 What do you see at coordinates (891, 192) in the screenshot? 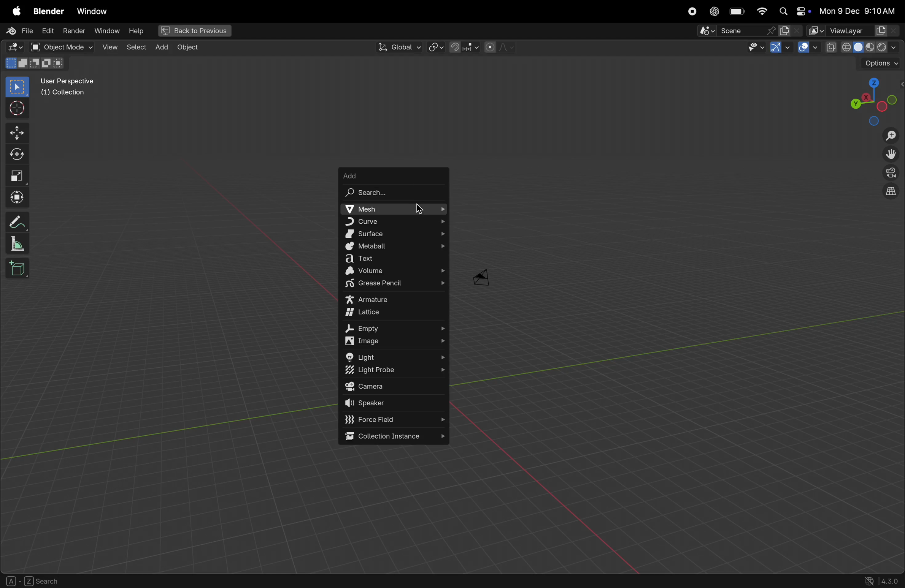
I see `orthogonal perspective` at bounding box center [891, 192].